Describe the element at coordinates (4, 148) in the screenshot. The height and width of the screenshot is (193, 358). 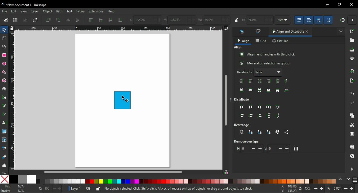
I see `dropper tool` at that location.